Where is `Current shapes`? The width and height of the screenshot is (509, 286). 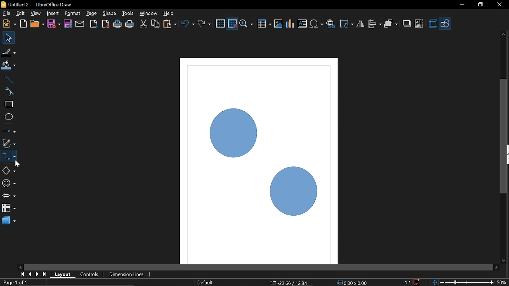
Current shapes is located at coordinates (260, 162).